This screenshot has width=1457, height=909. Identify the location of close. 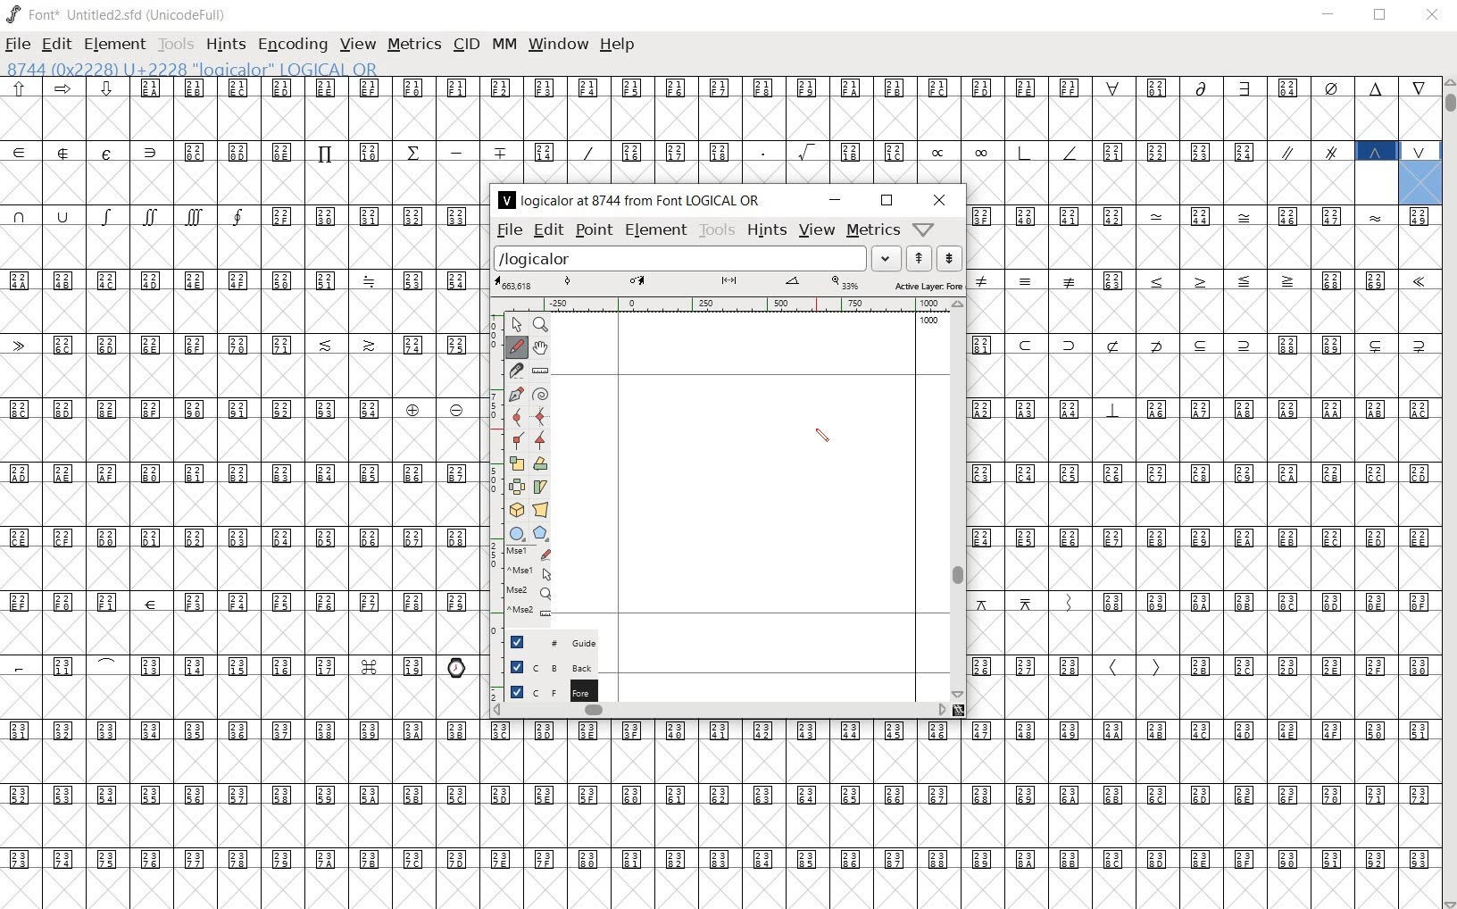
(938, 202).